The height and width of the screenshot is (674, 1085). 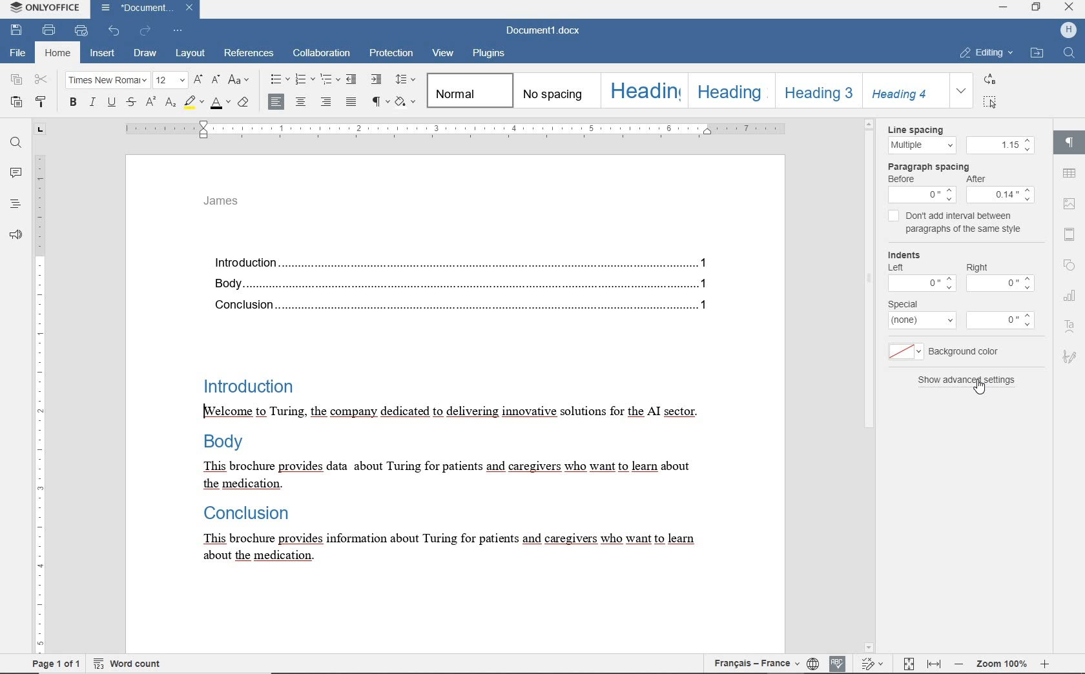 I want to click on document name, so click(x=145, y=10).